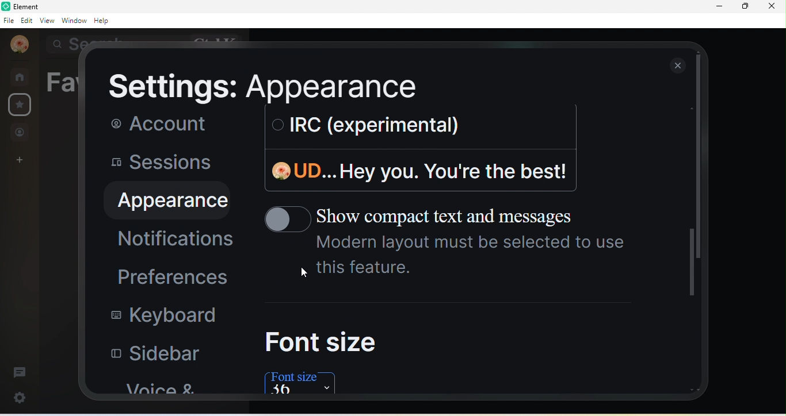 Image resolution: width=786 pixels, height=416 pixels. I want to click on cursor, so click(304, 274).